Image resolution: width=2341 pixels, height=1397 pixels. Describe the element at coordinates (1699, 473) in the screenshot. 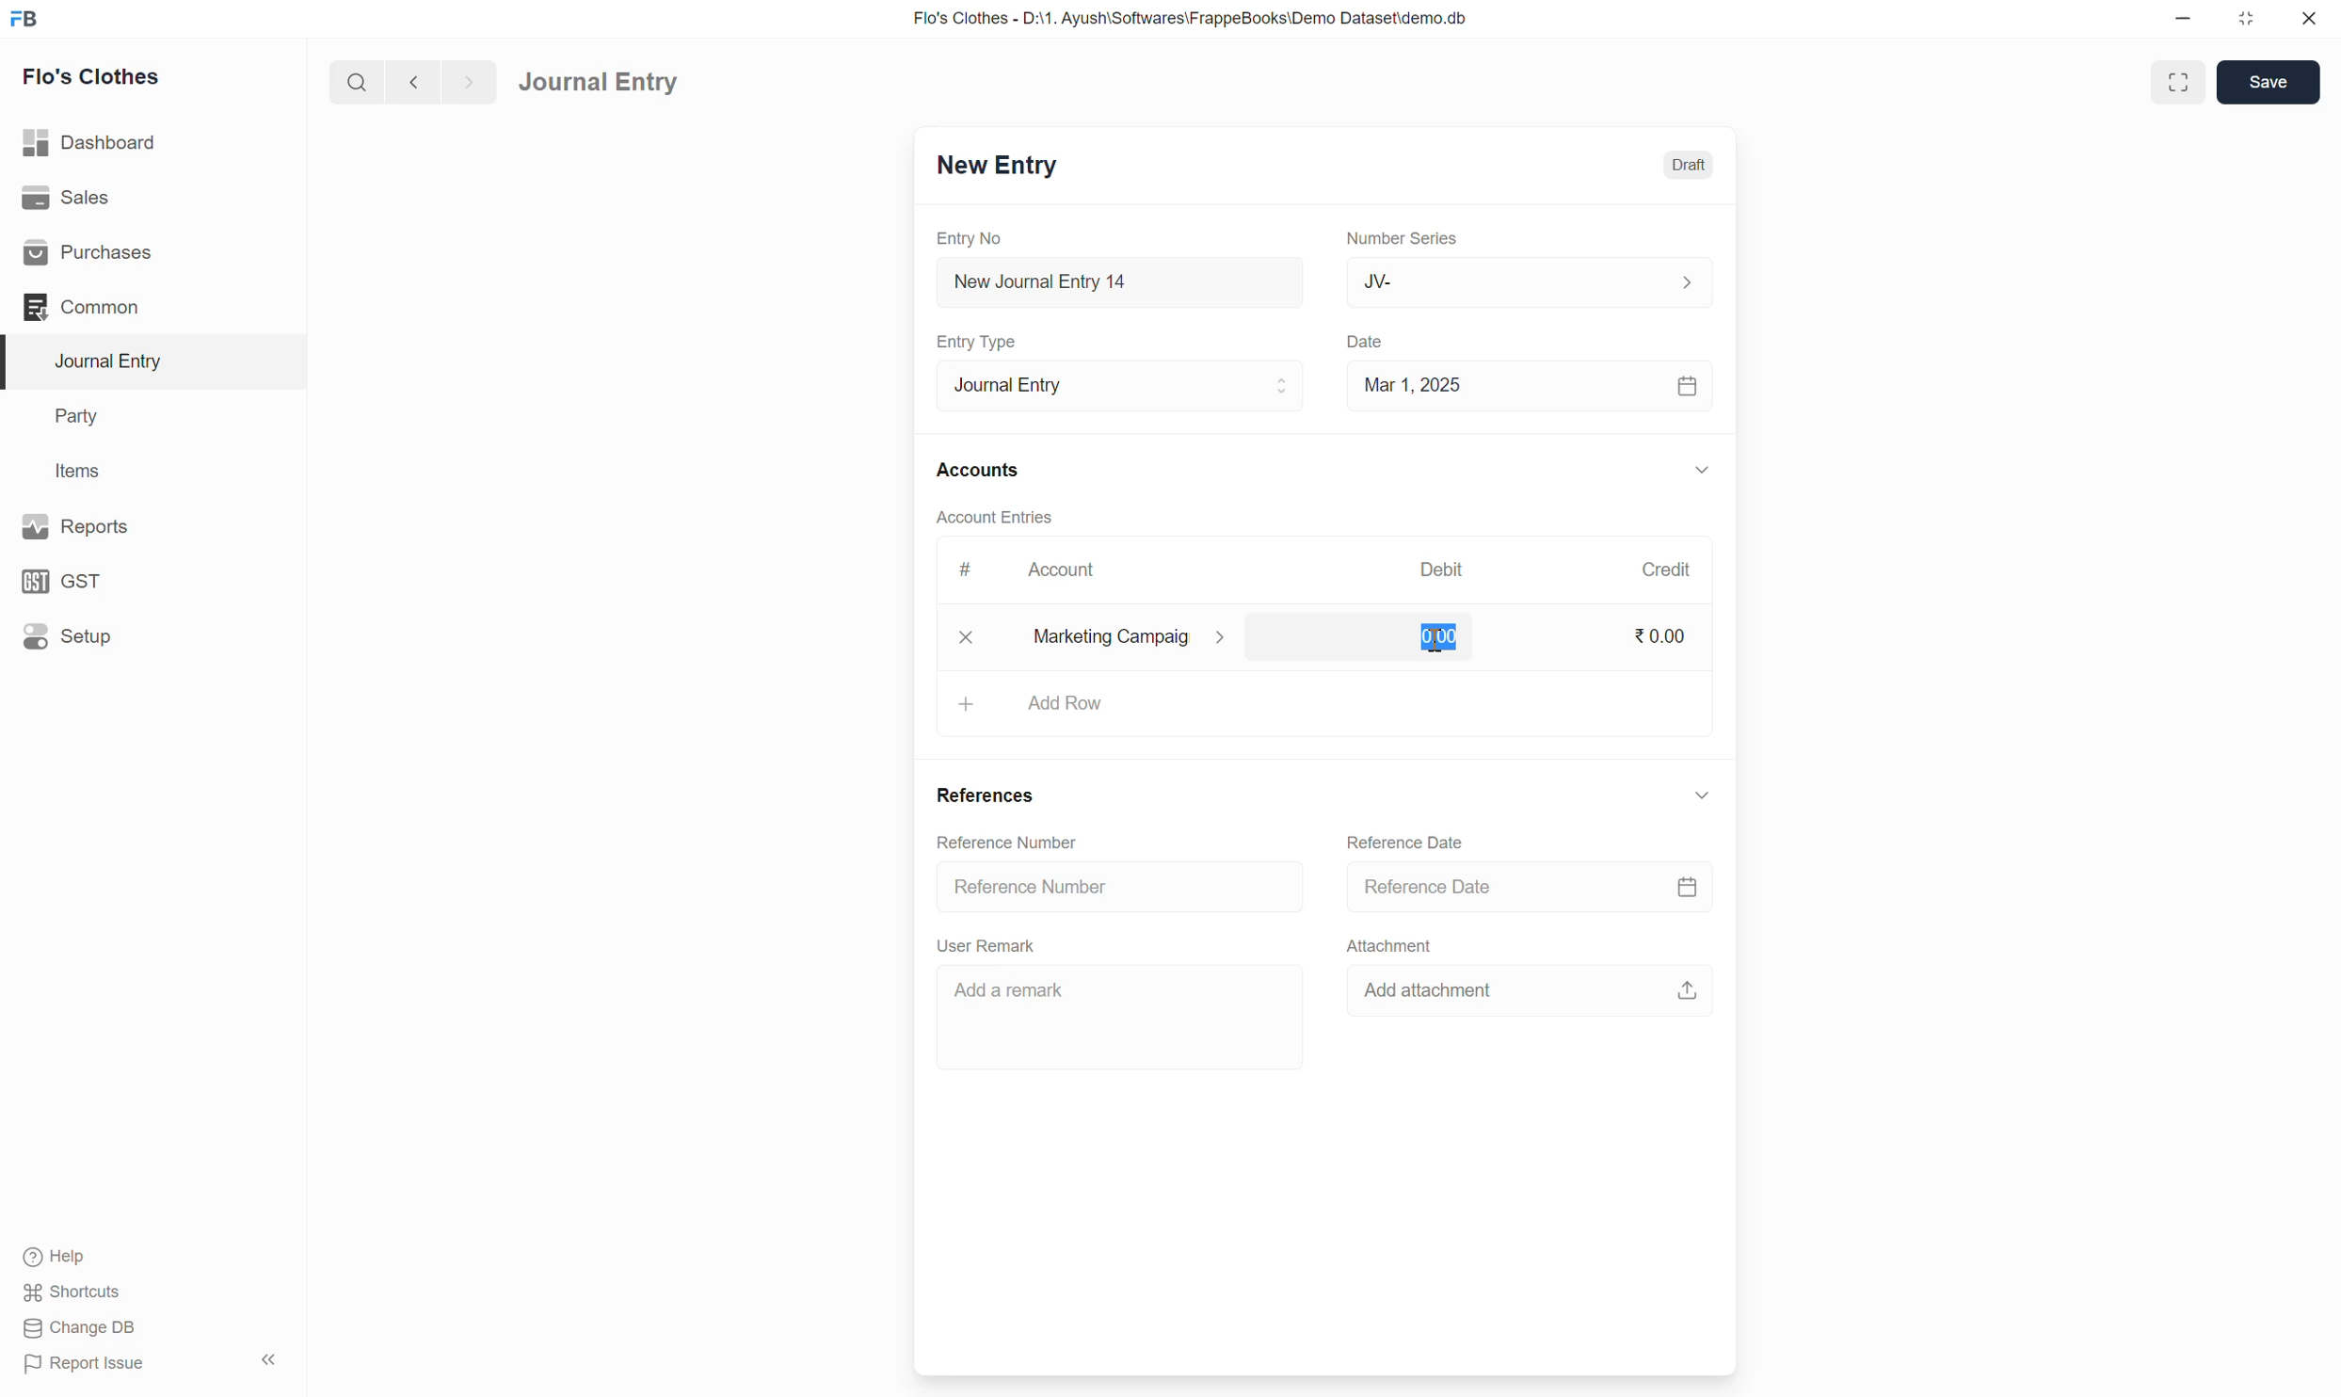

I see `down` at that location.